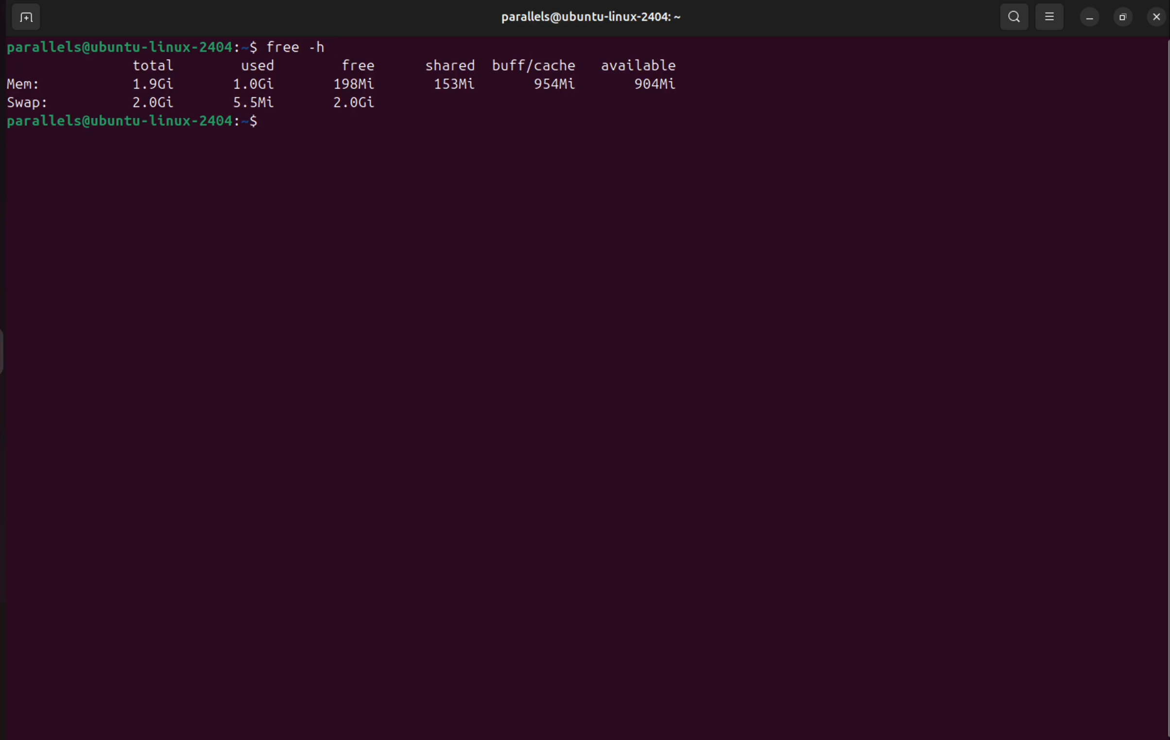 Image resolution: width=1170 pixels, height=740 pixels. I want to click on Mem:, so click(27, 83).